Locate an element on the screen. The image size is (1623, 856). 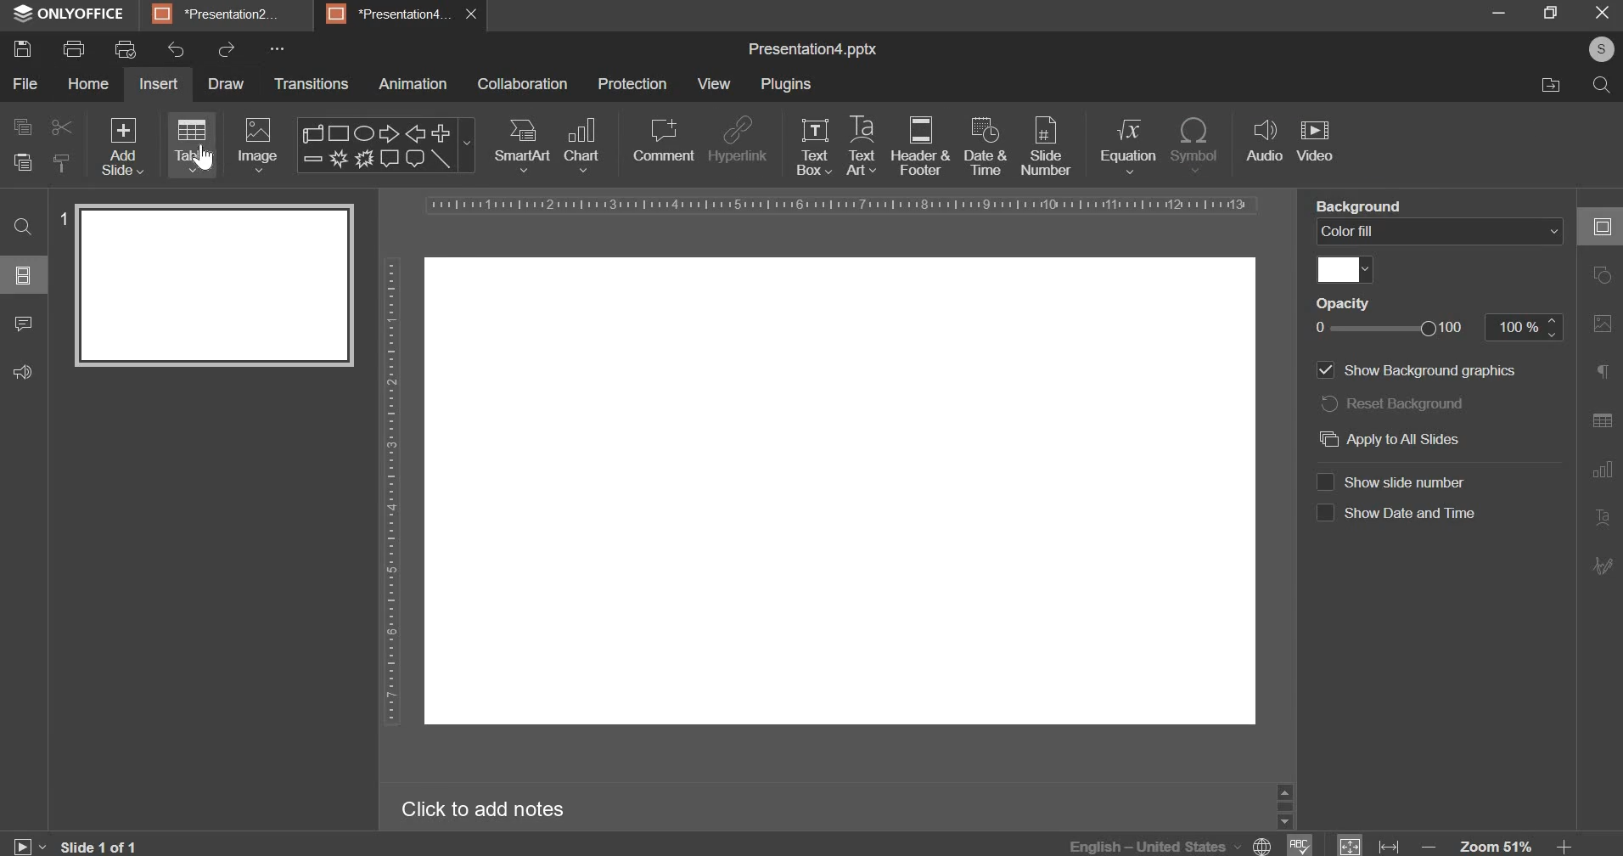
set document language is located at coordinates (1264, 844).